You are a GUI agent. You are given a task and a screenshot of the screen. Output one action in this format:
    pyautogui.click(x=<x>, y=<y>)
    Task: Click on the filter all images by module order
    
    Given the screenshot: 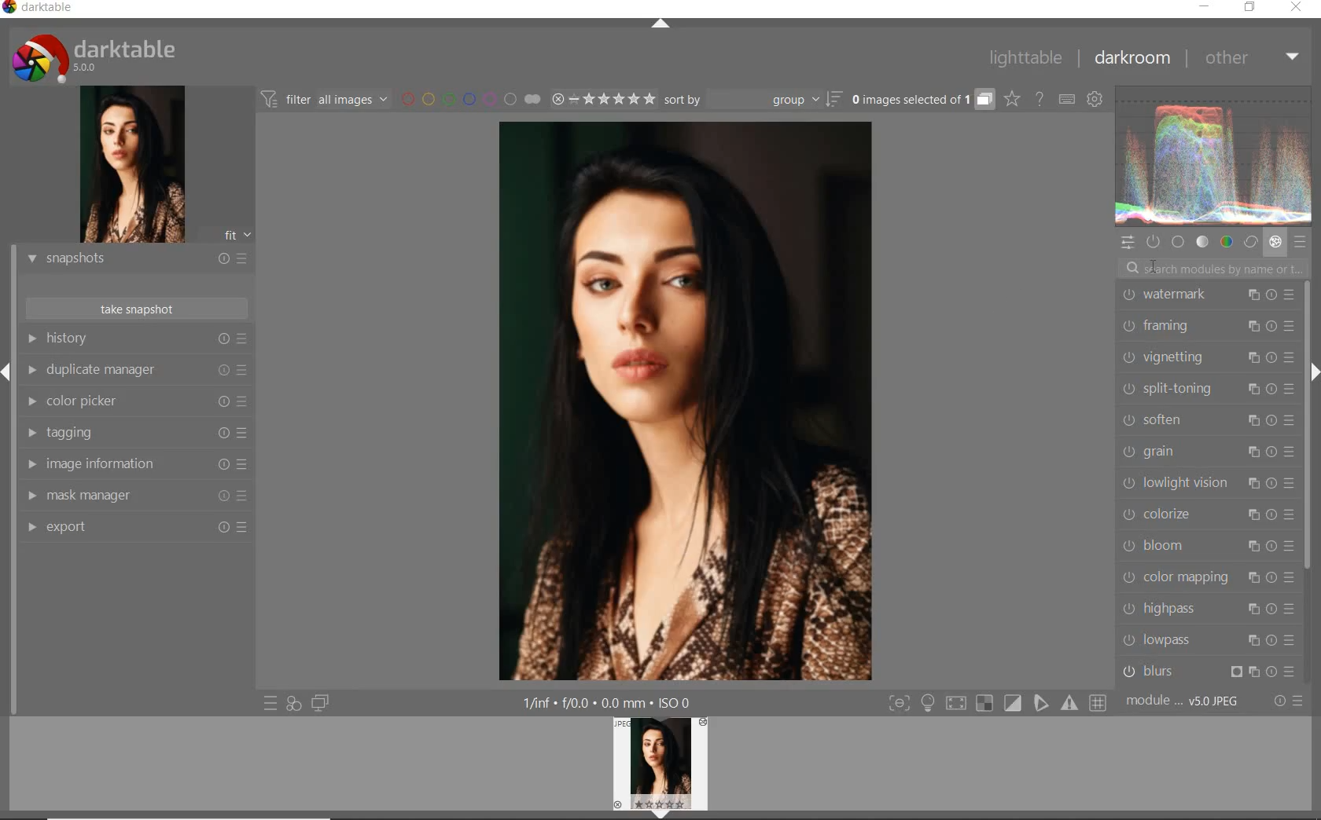 What is the action you would take?
    pyautogui.click(x=326, y=101)
    